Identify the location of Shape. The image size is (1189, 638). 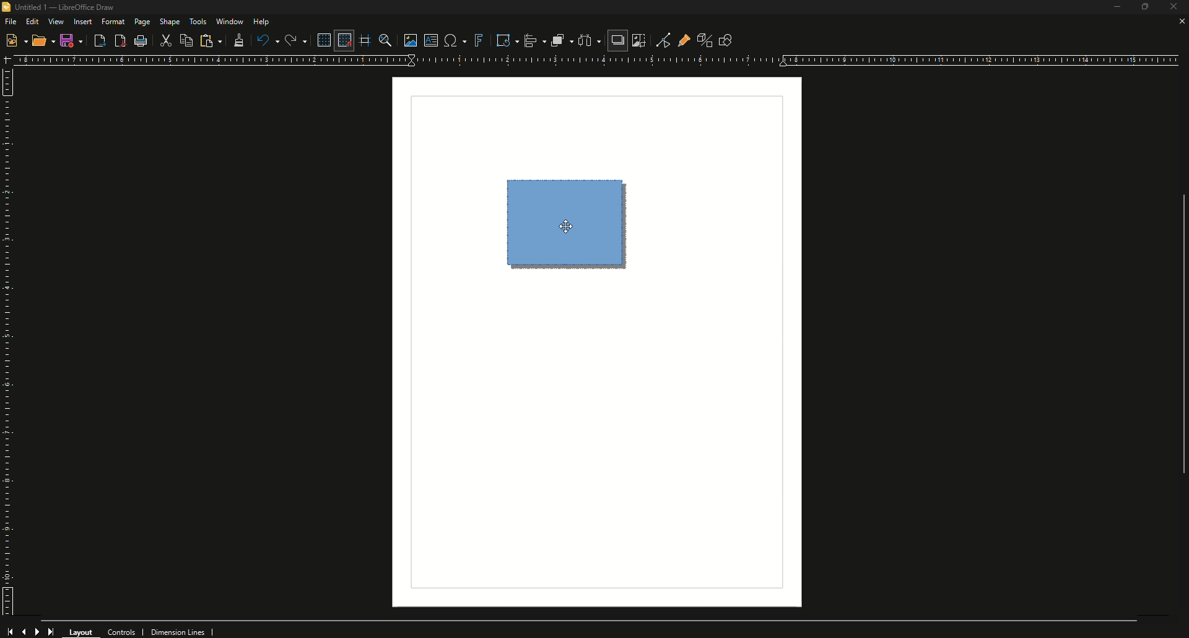
(170, 22).